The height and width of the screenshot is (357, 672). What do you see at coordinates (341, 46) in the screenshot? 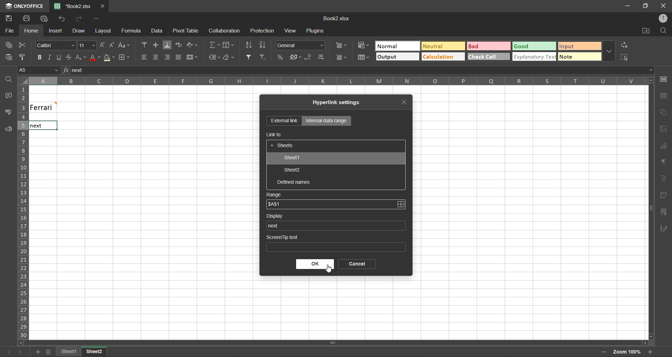
I see `insert cells` at bounding box center [341, 46].